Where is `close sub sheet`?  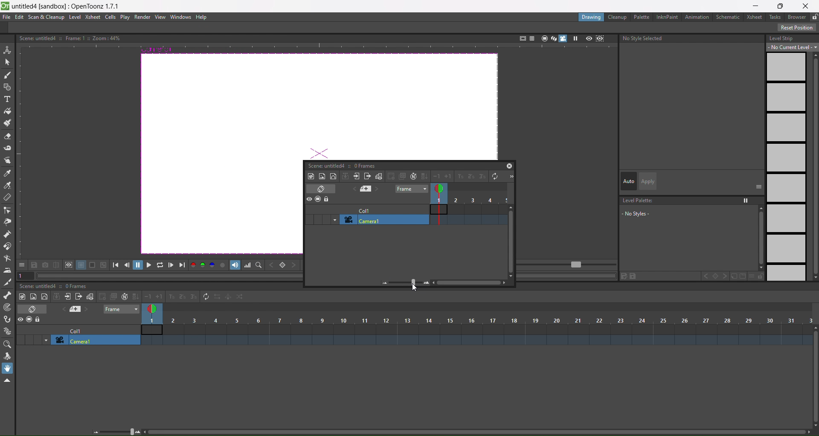 close sub sheet is located at coordinates (78, 297).